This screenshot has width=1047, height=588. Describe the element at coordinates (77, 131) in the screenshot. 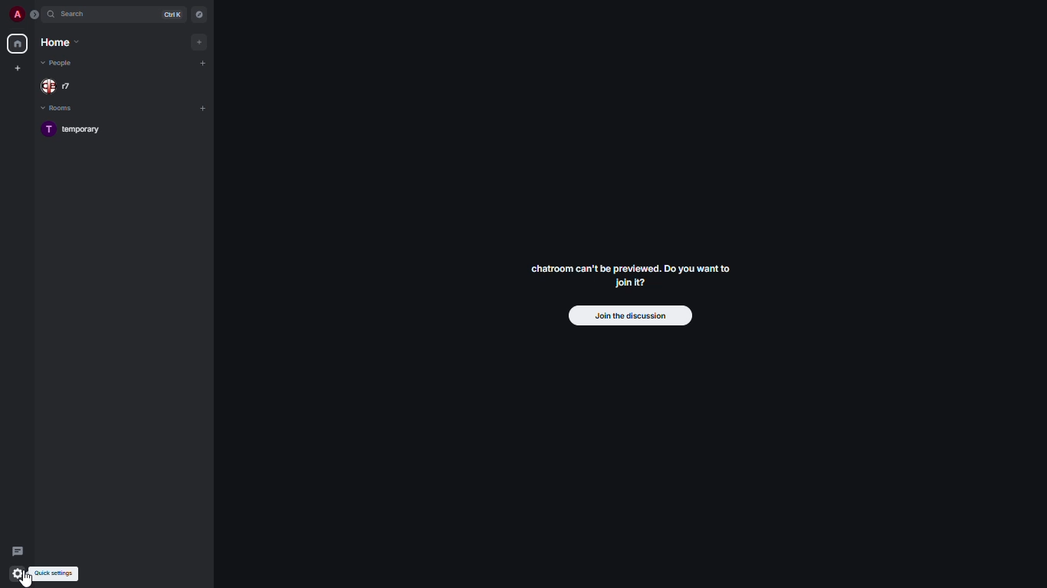

I see `T temporary` at that location.